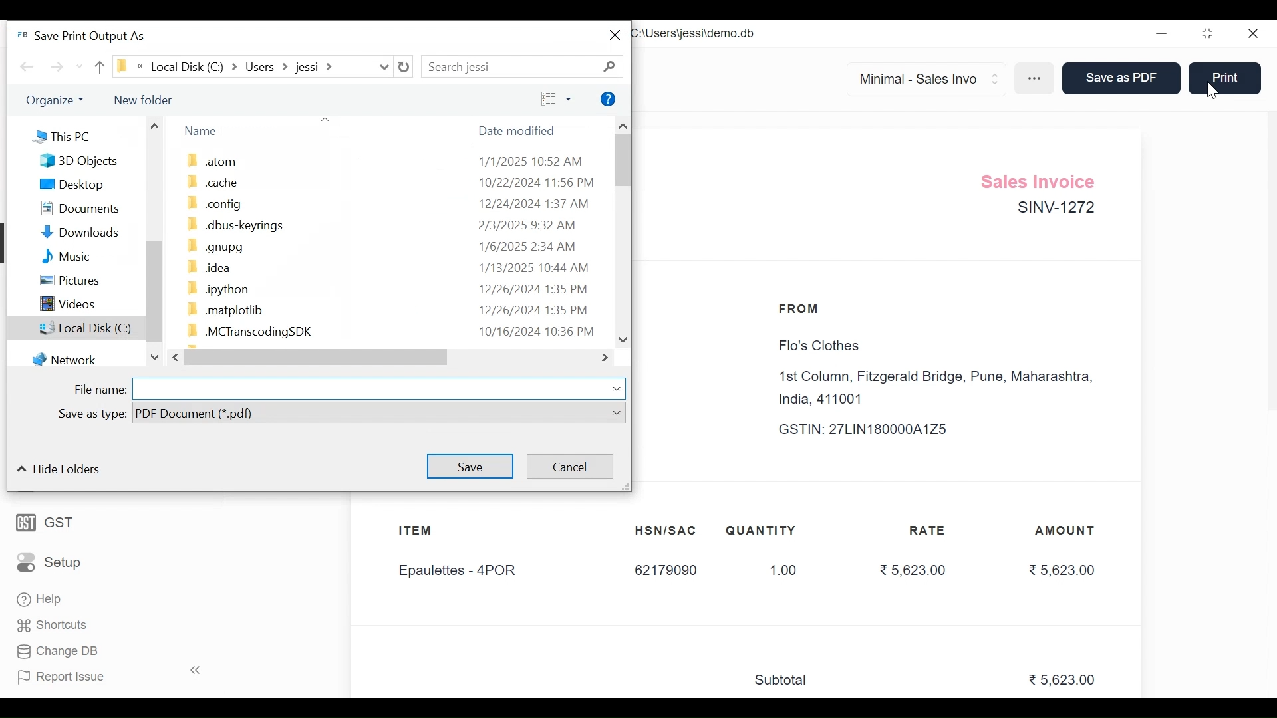  I want to click on Date modified, so click(521, 133).